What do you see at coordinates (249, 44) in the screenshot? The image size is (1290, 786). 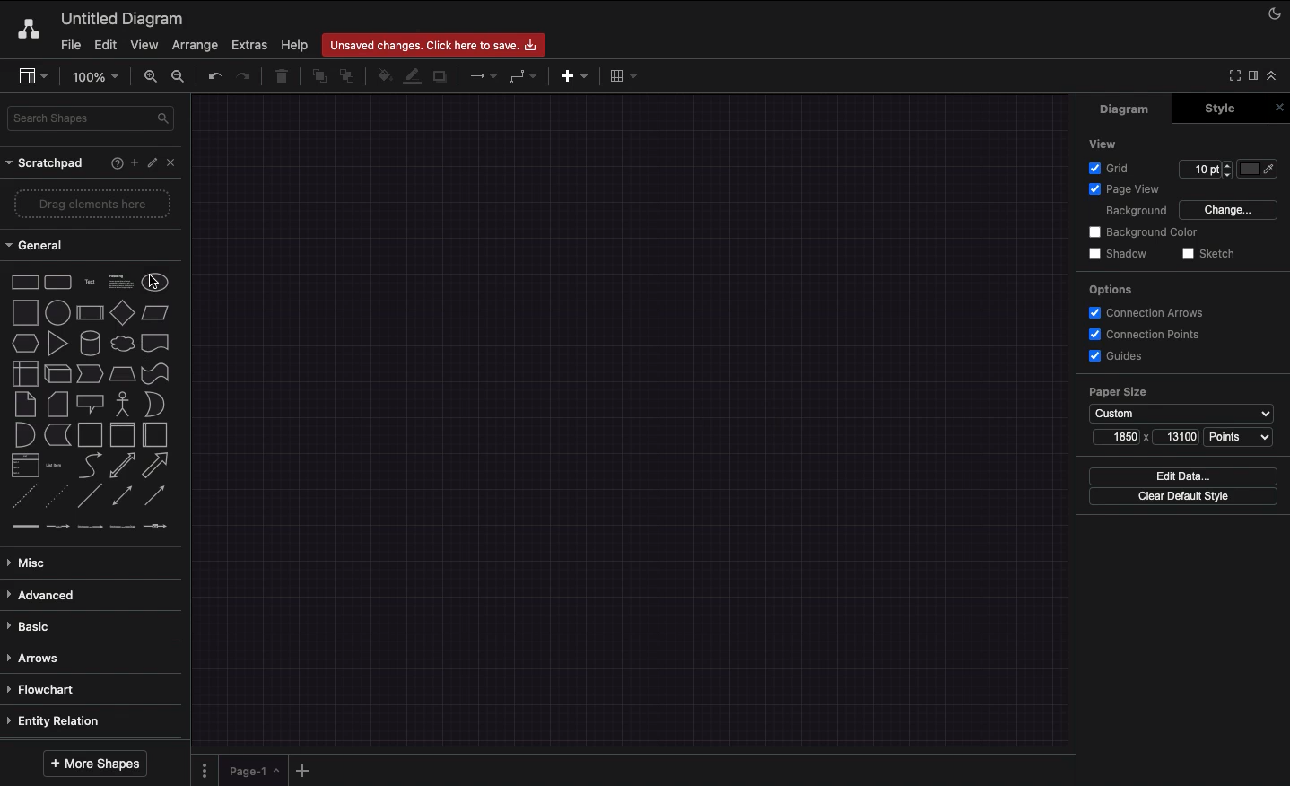 I see `Extras` at bounding box center [249, 44].